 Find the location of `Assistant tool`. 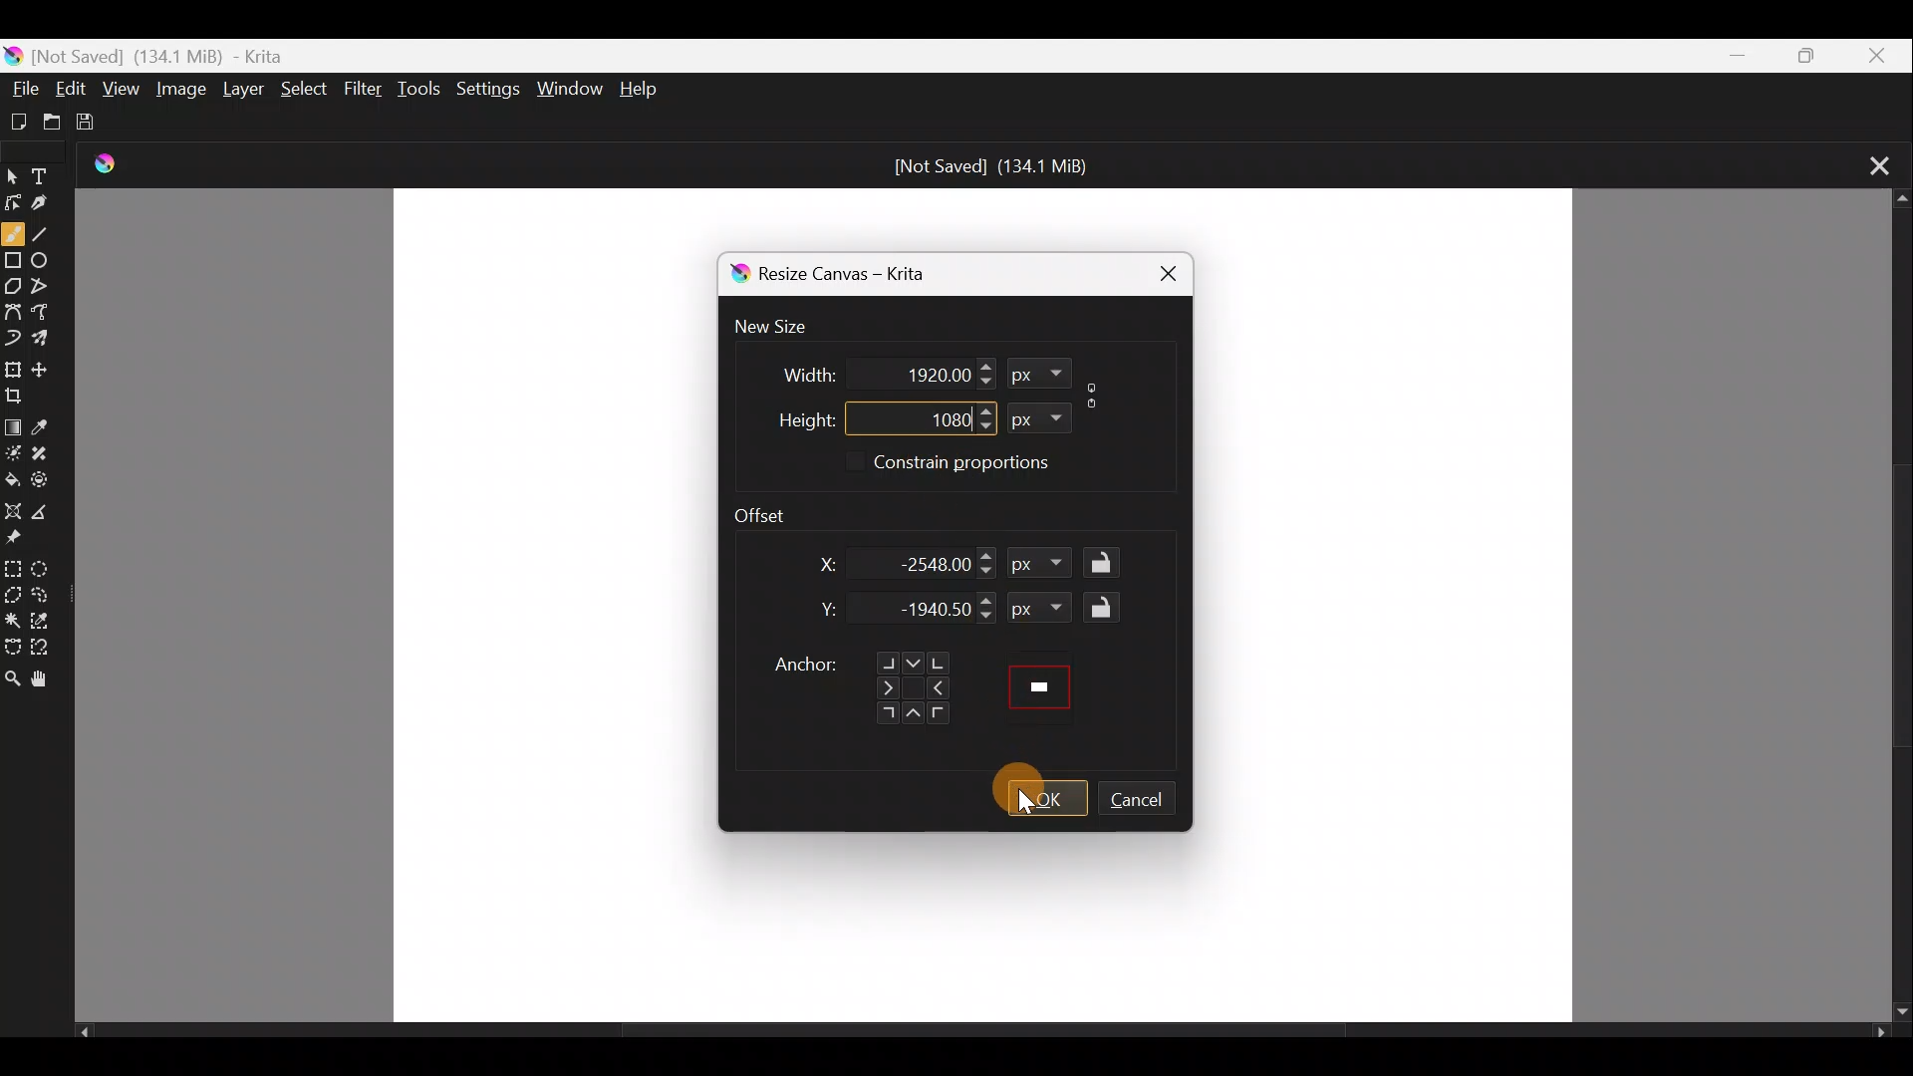

Assistant tool is located at coordinates (12, 507).